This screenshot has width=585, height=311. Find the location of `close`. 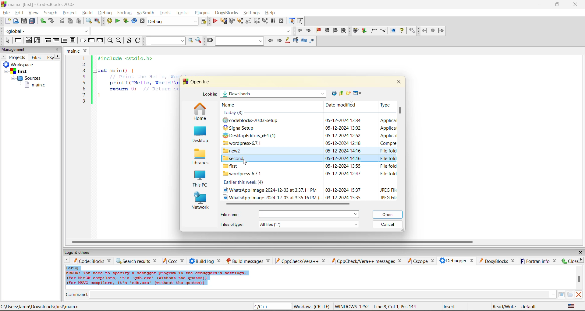

close is located at coordinates (555, 261).